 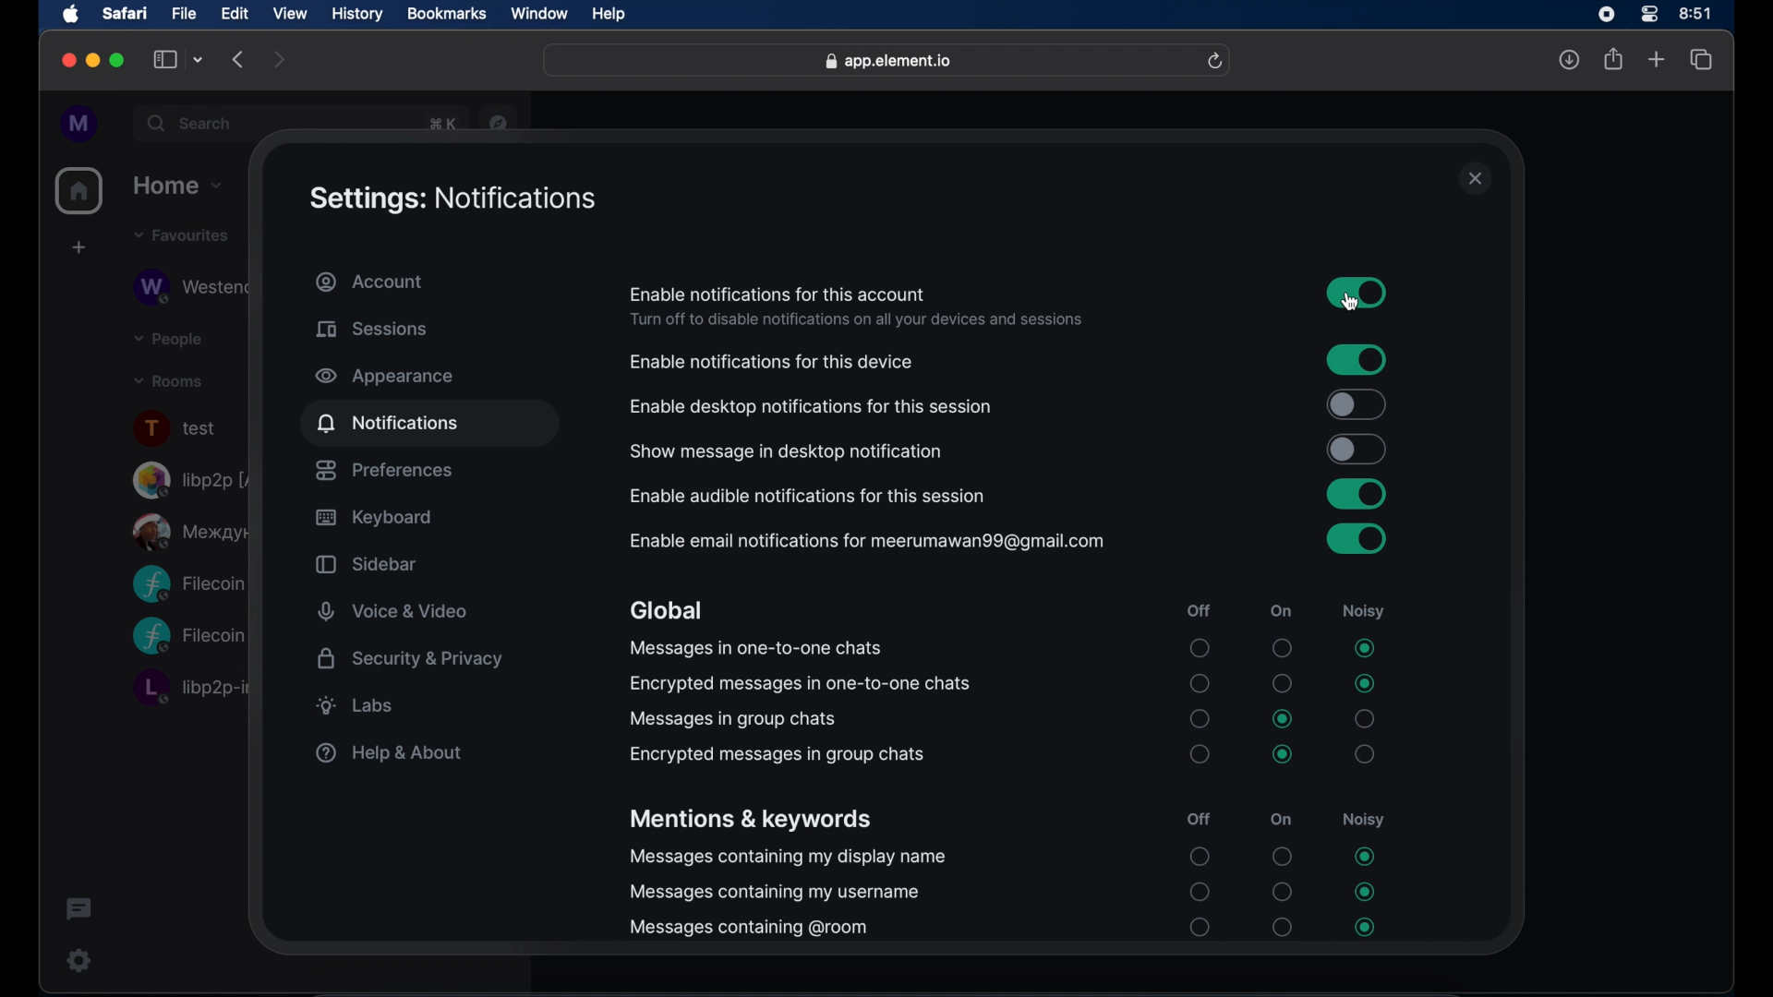 What do you see at coordinates (1199, 857) in the screenshot?
I see `radio button` at bounding box center [1199, 857].